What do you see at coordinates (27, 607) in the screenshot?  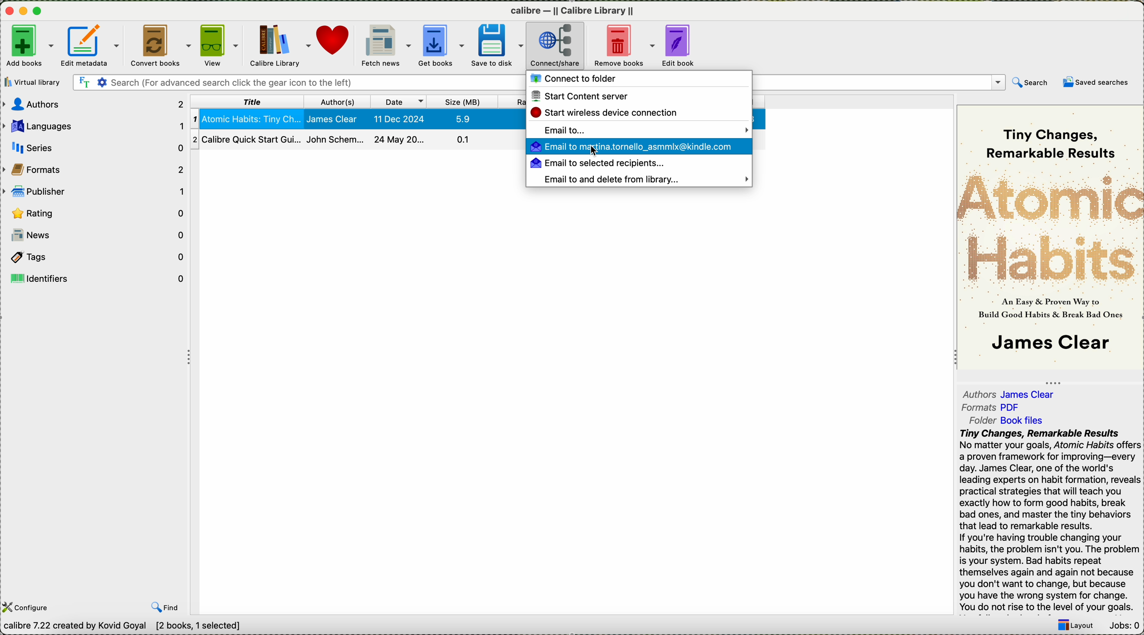 I see `configure` at bounding box center [27, 607].